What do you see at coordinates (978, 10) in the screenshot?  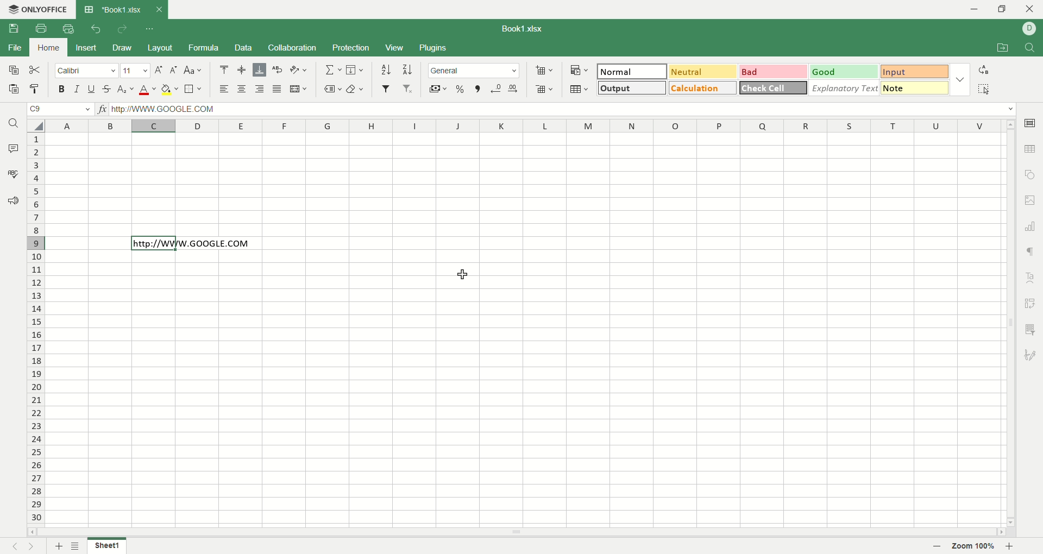 I see `minimize` at bounding box center [978, 10].